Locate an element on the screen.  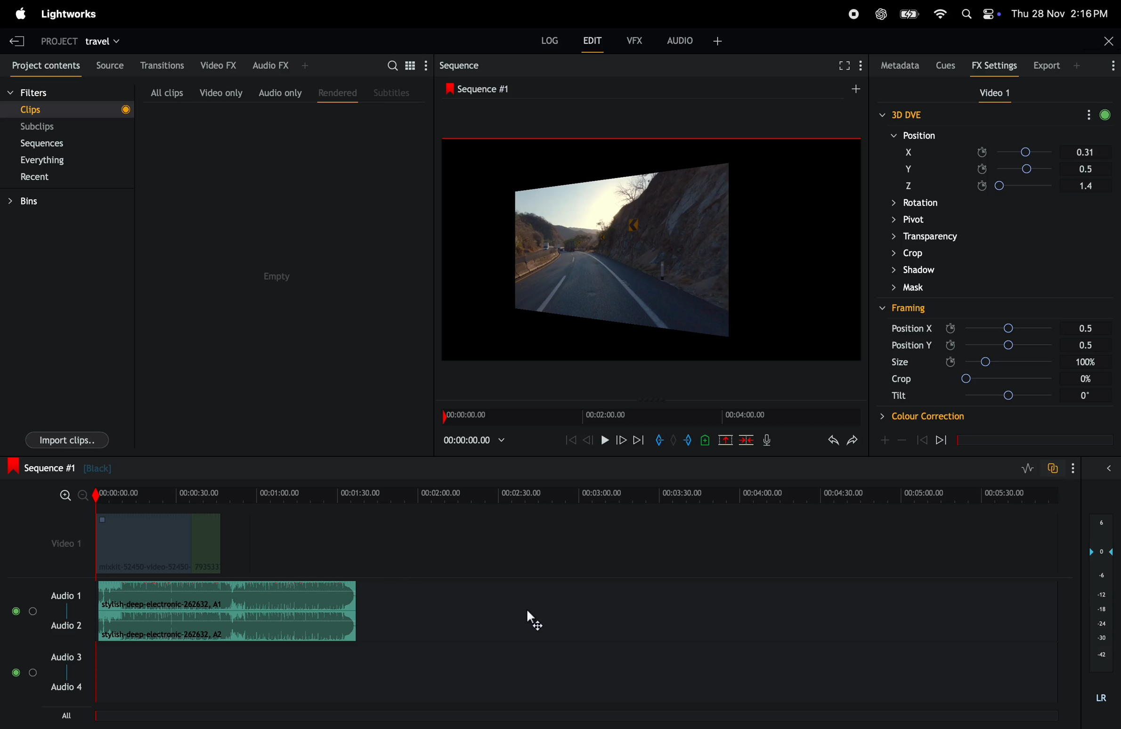
add sequence is located at coordinates (854, 87).